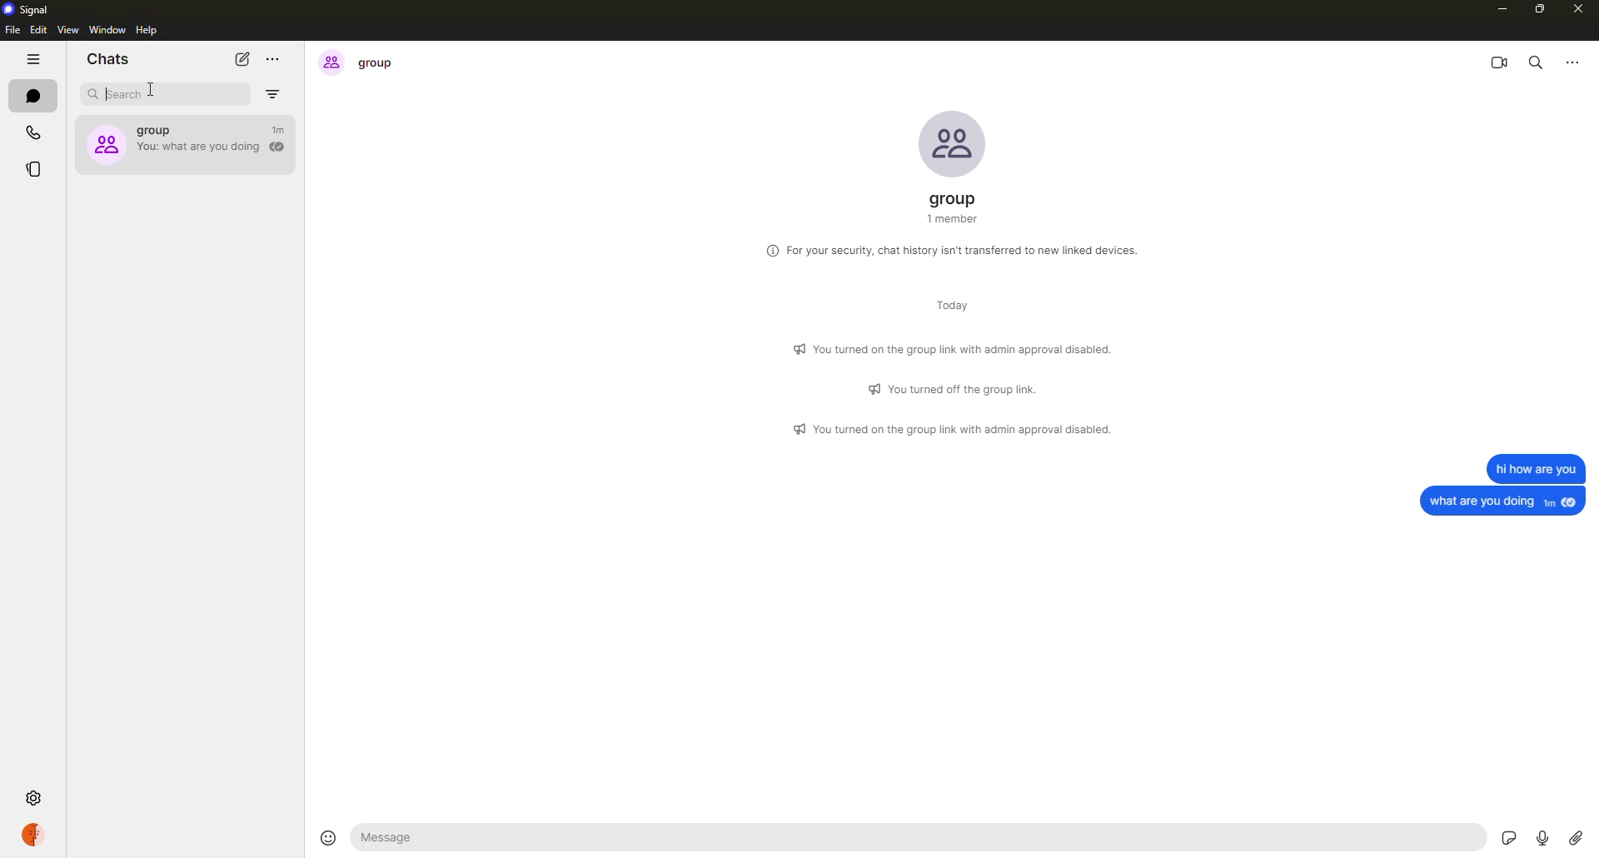  I want to click on profile, so click(32, 834).